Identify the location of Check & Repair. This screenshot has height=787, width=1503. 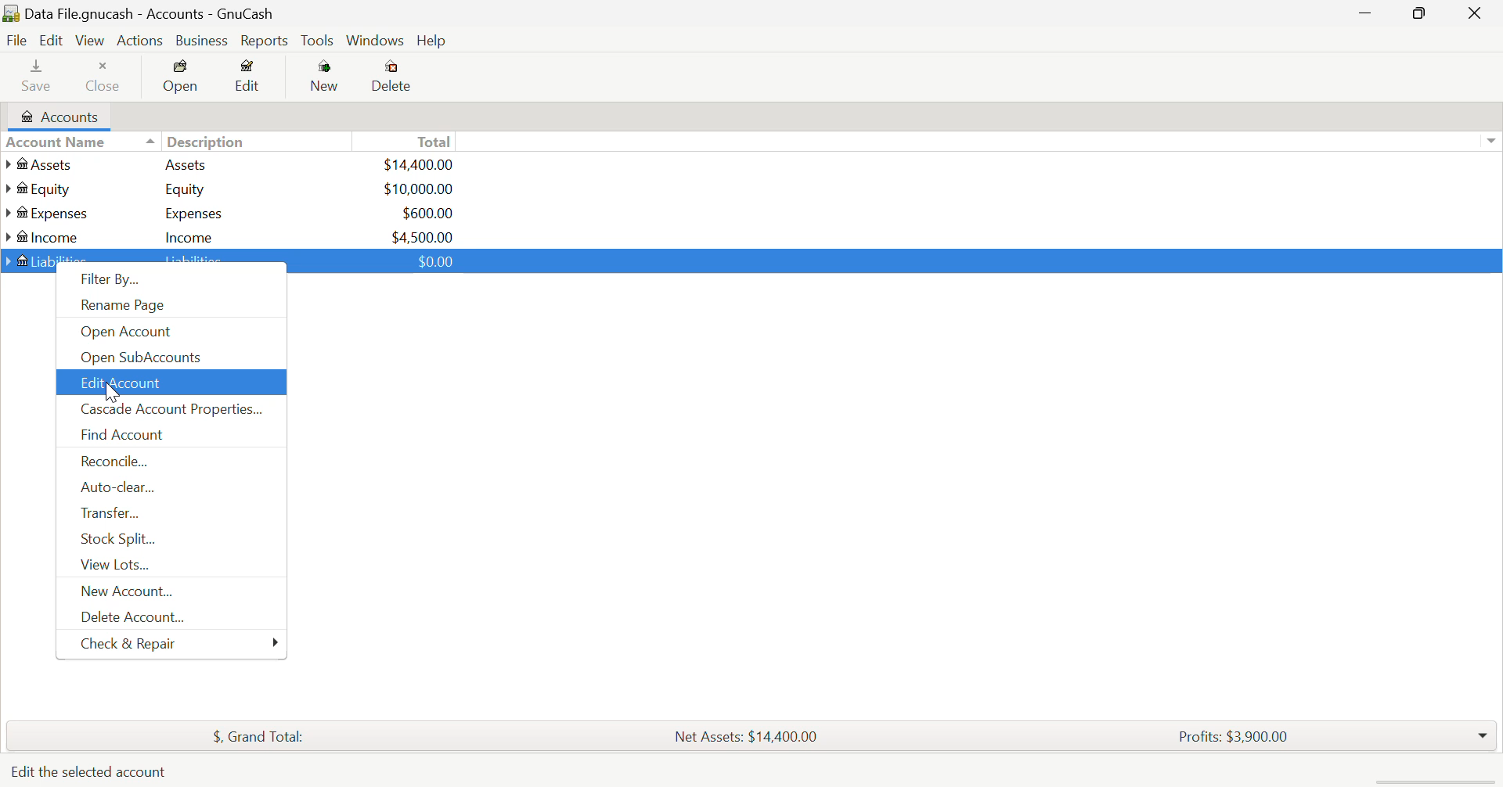
(182, 645).